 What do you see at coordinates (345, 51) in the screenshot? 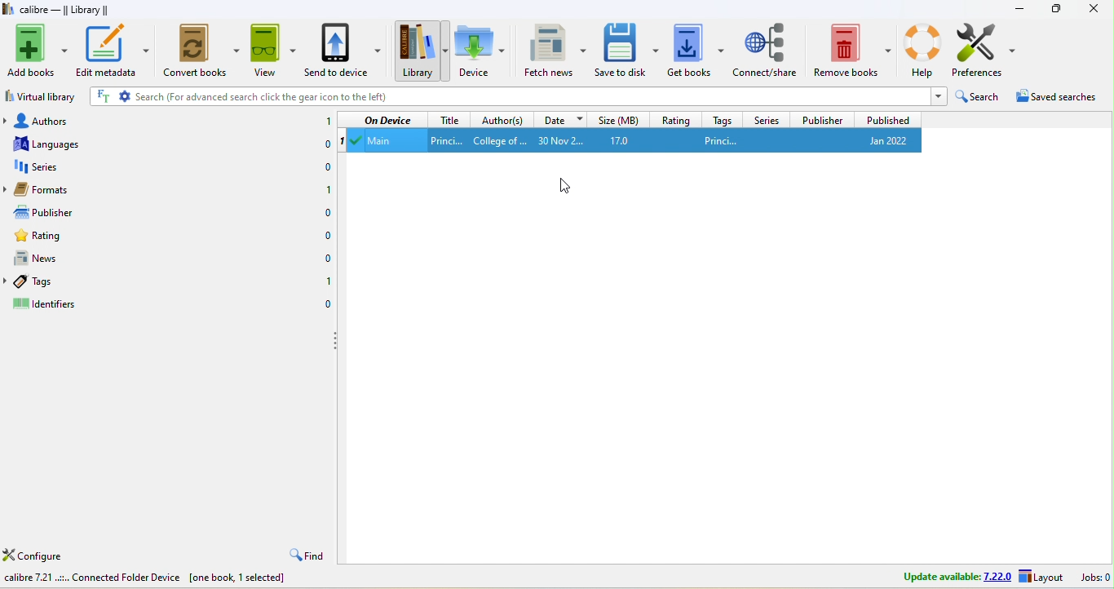
I see `send to device` at bounding box center [345, 51].